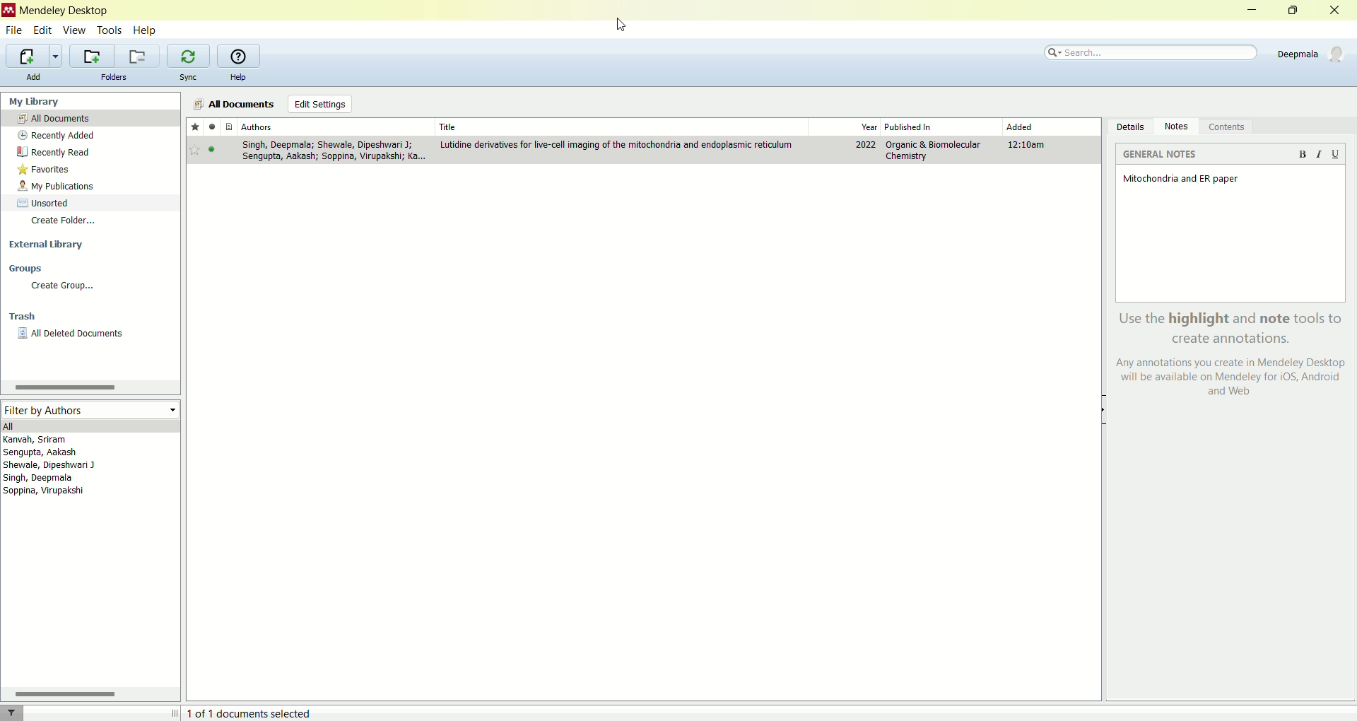 The width and height of the screenshot is (1357, 721). I want to click on Active, so click(213, 152).